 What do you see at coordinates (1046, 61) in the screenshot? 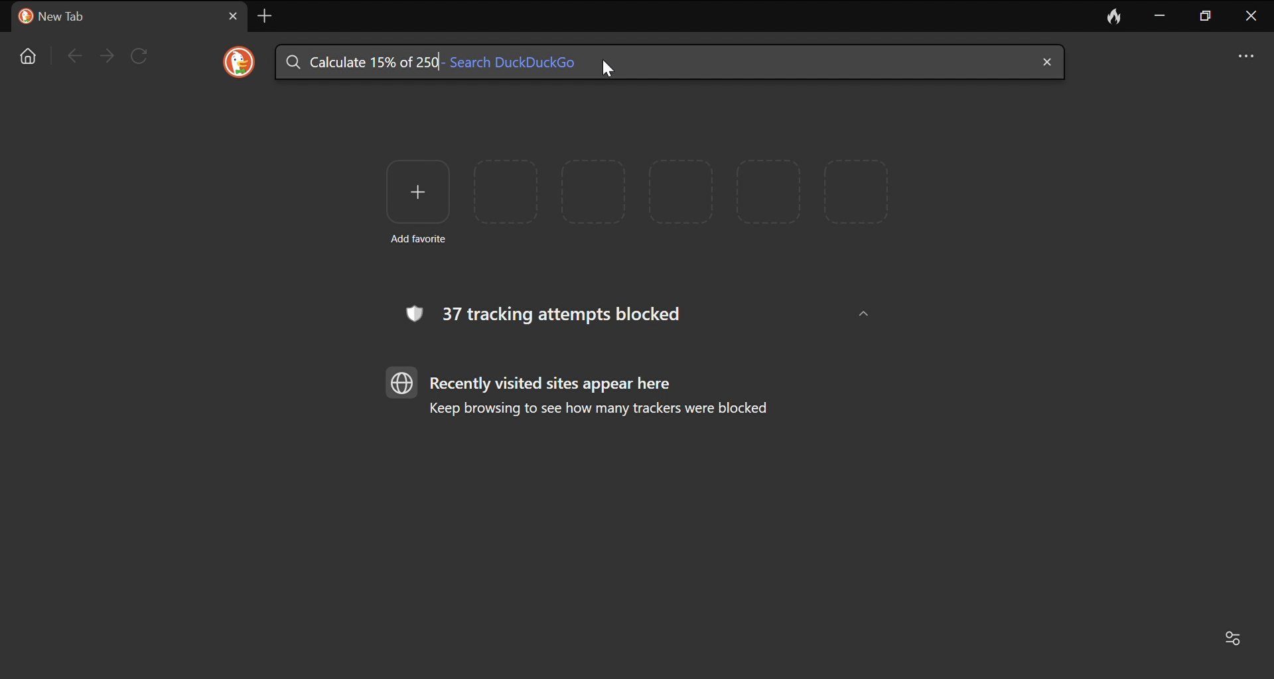
I see `close` at bounding box center [1046, 61].